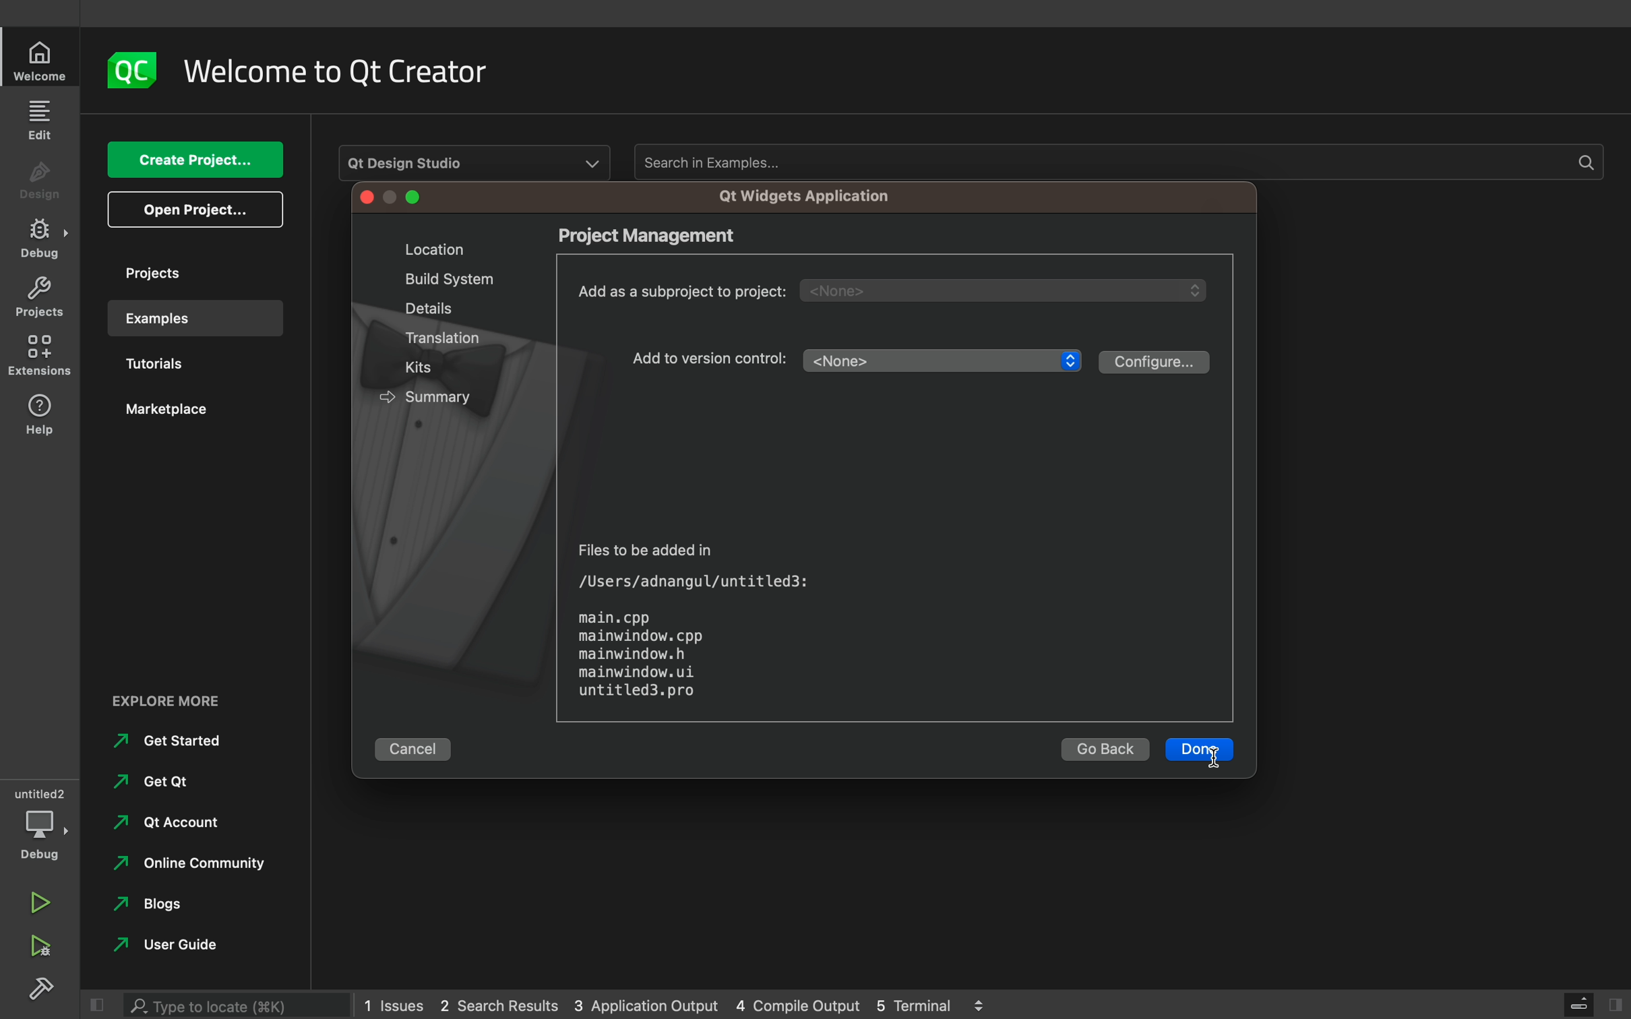 The height and width of the screenshot is (1019, 1631). Describe the element at coordinates (434, 278) in the screenshot. I see `` at that location.